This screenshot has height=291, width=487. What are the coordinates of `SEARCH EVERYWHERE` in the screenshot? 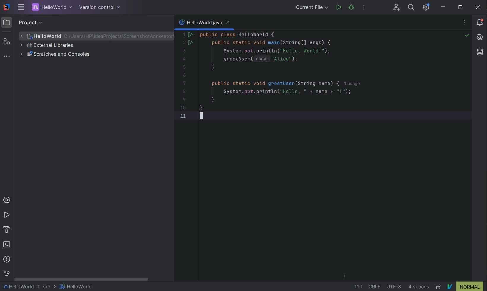 It's located at (411, 8).